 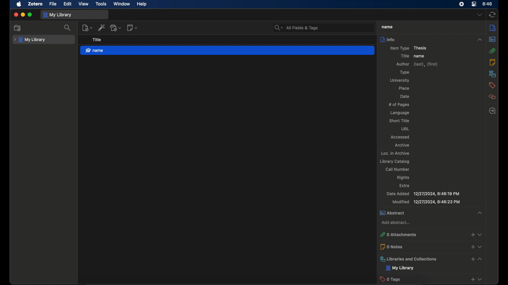 What do you see at coordinates (53, 4) in the screenshot?
I see `file` at bounding box center [53, 4].